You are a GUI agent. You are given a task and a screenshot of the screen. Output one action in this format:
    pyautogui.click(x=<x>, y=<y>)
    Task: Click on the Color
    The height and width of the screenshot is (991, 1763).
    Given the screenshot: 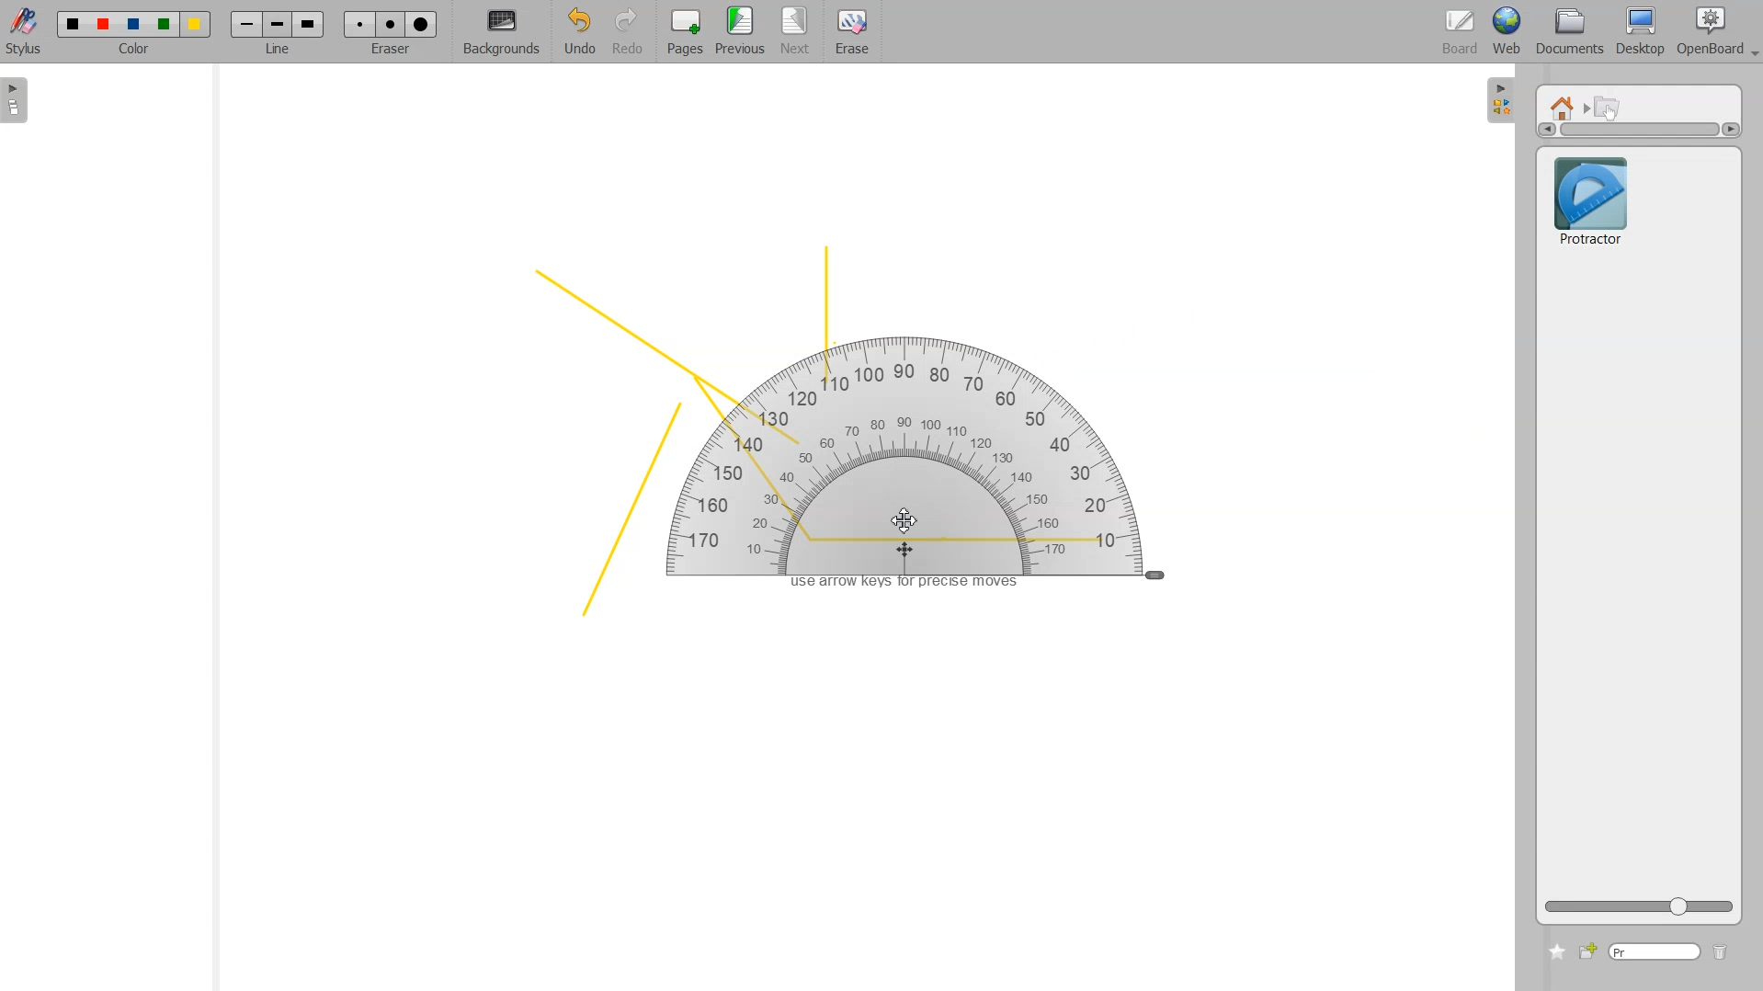 What is the action you would take?
    pyautogui.click(x=134, y=24)
    